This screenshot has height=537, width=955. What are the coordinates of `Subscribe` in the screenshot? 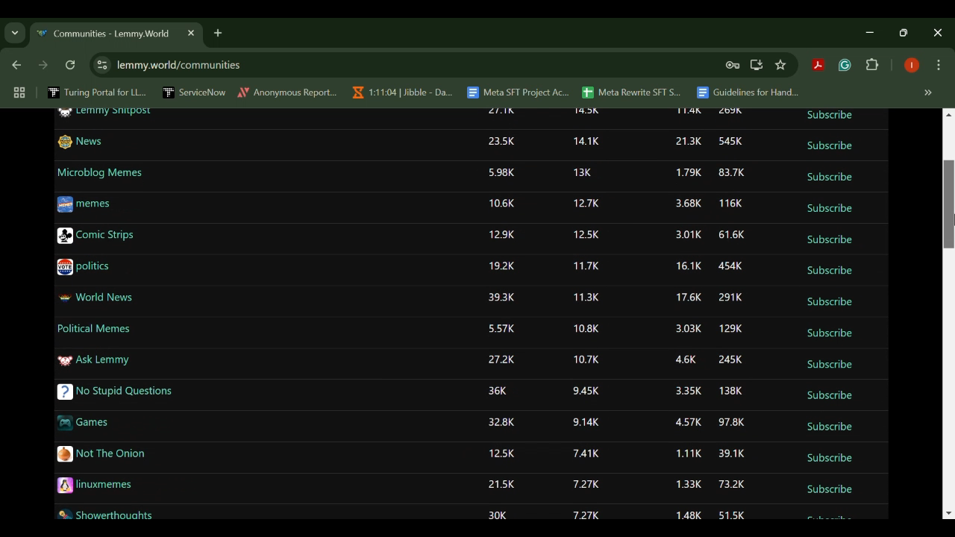 It's located at (830, 239).